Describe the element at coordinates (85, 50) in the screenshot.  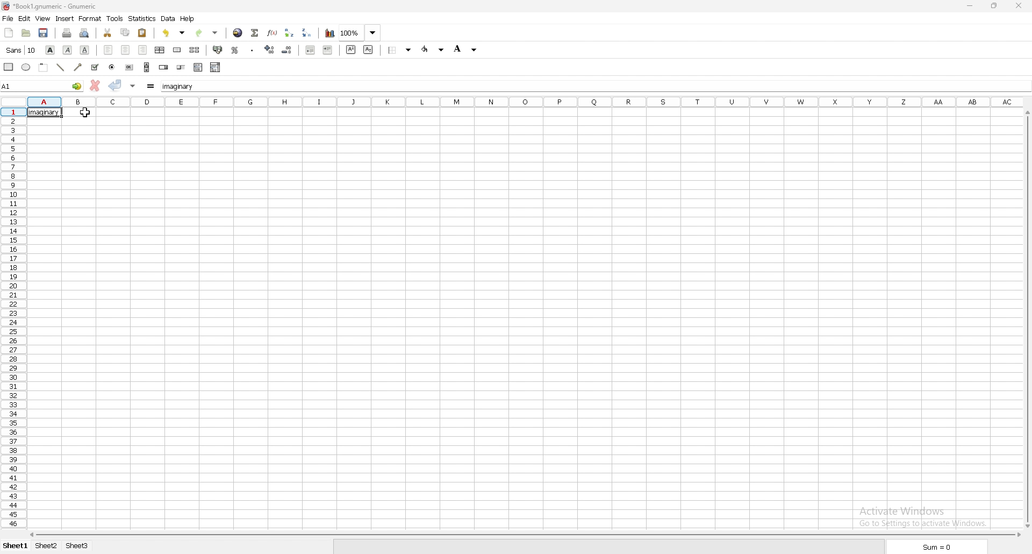
I see `underline` at that location.